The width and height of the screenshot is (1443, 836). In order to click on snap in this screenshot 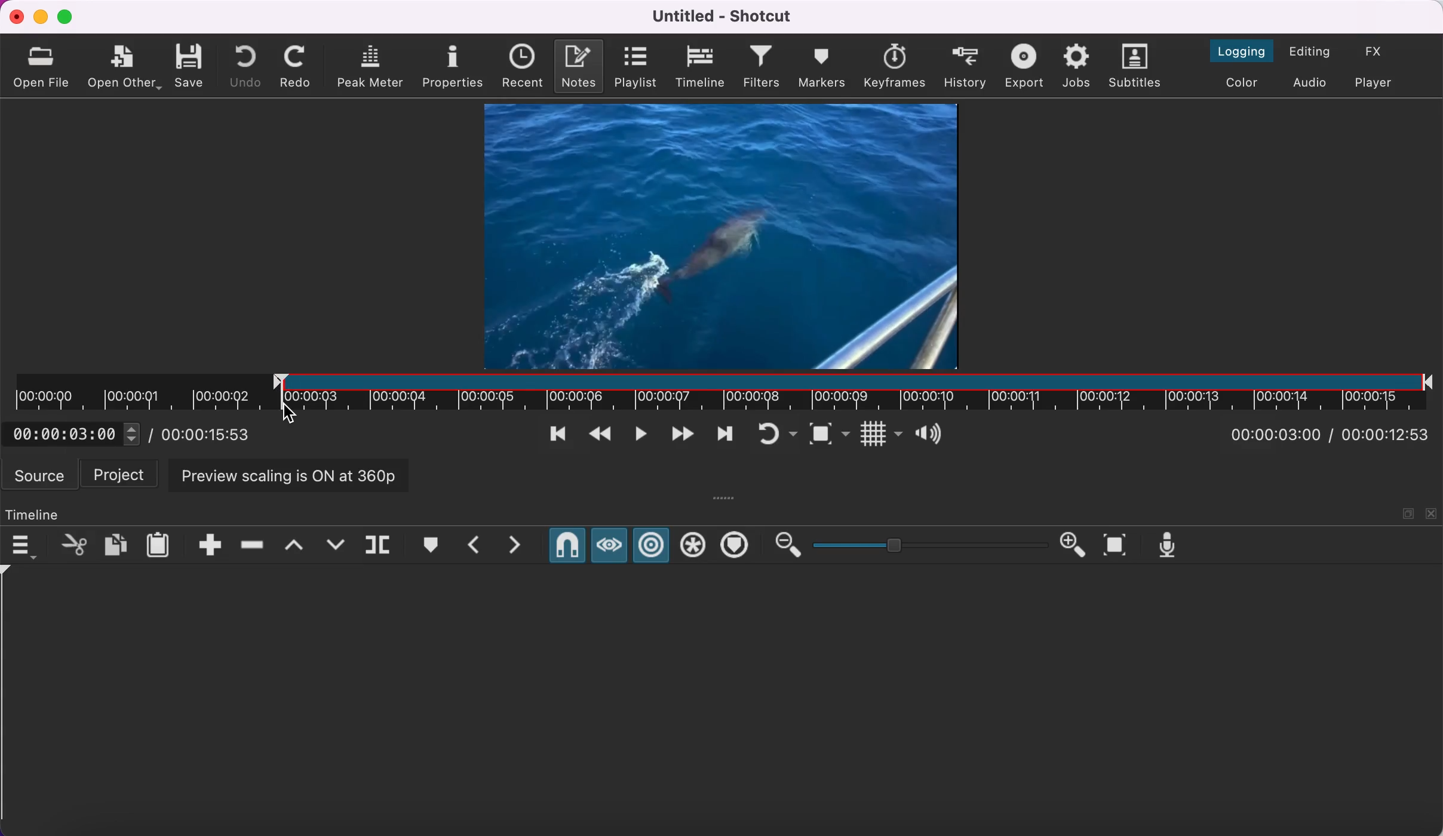, I will do `click(566, 545)`.